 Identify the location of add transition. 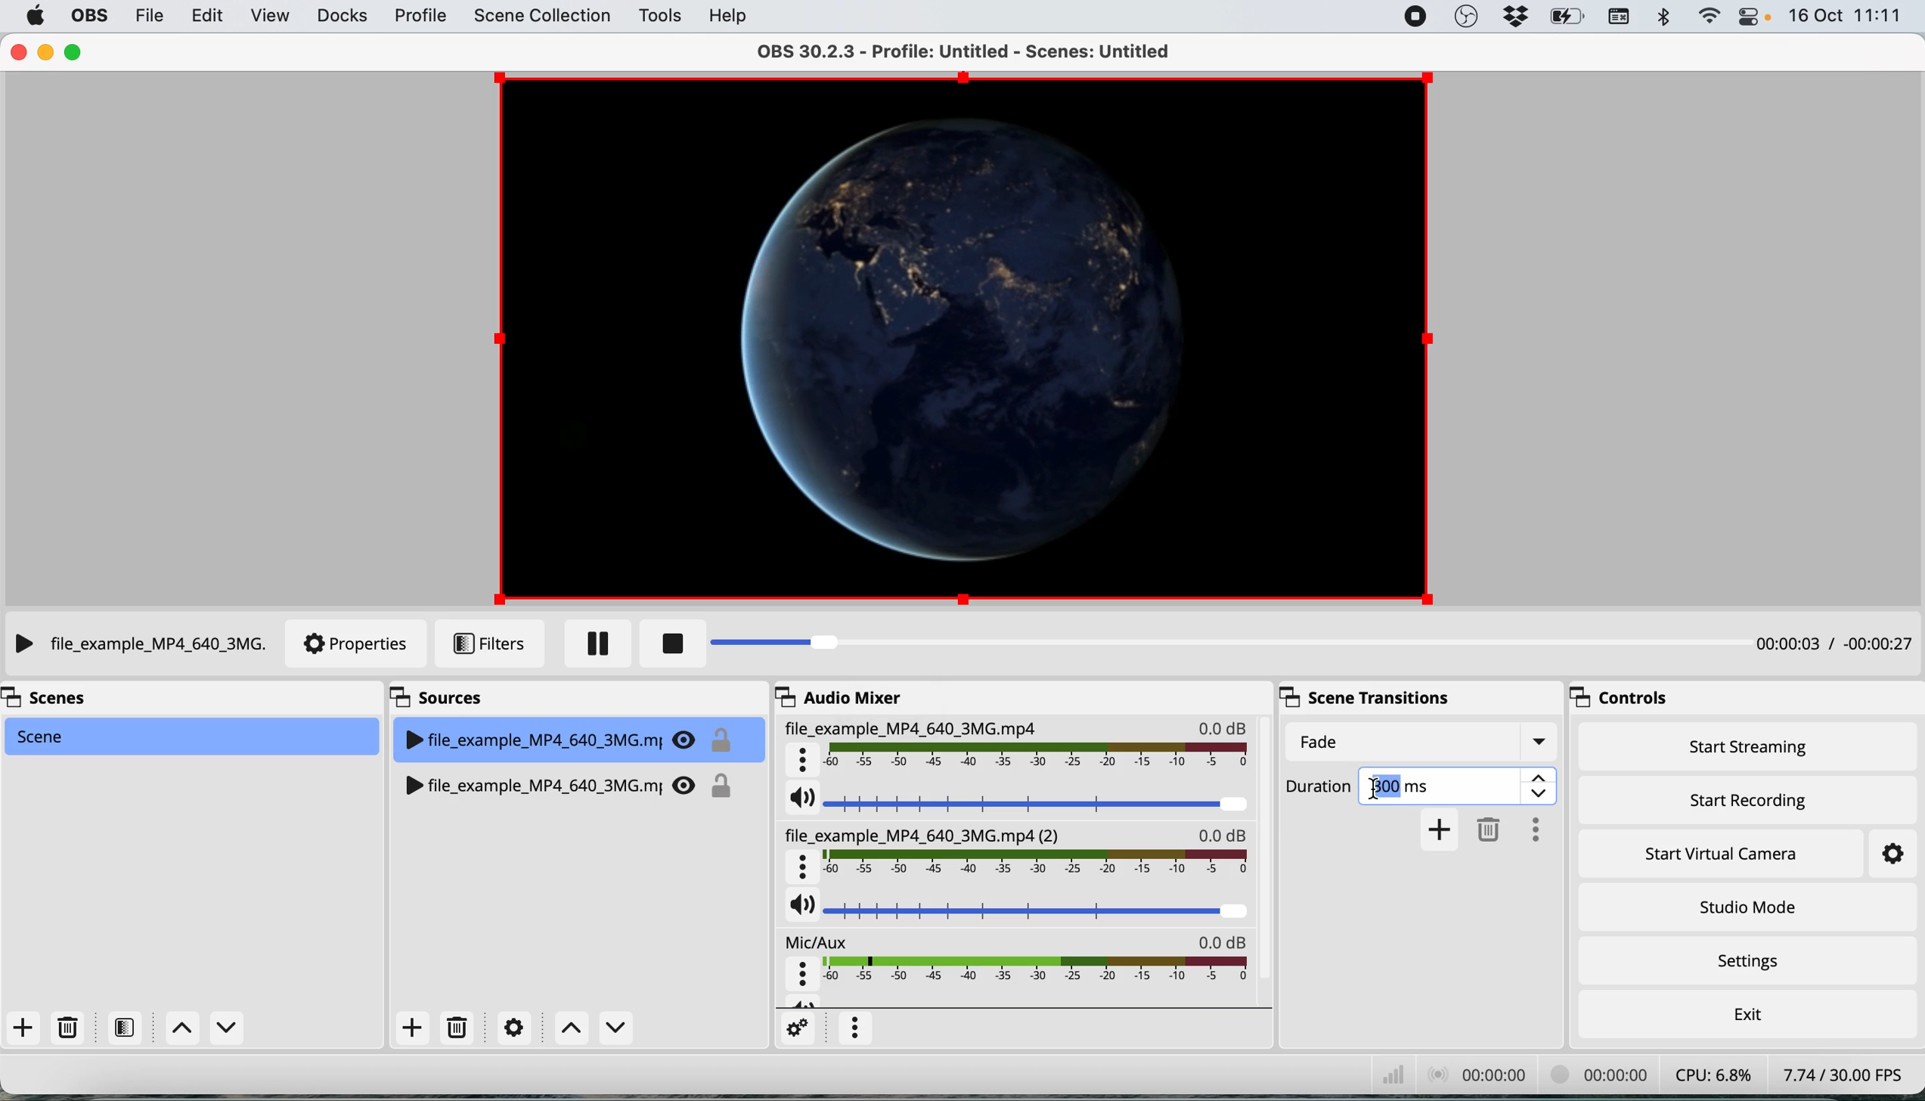
(1440, 830).